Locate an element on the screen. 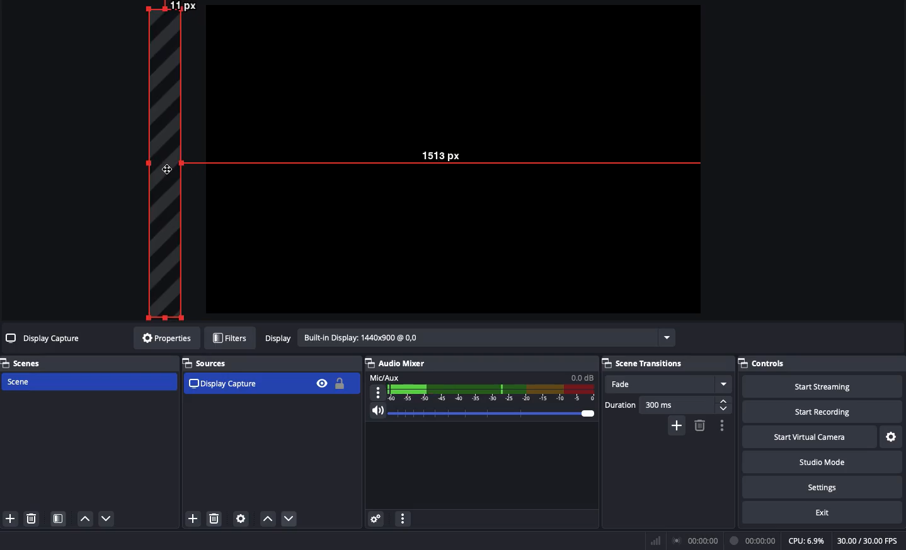 The width and height of the screenshot is (906, 550). Move down is located at coordinates (107, 519).